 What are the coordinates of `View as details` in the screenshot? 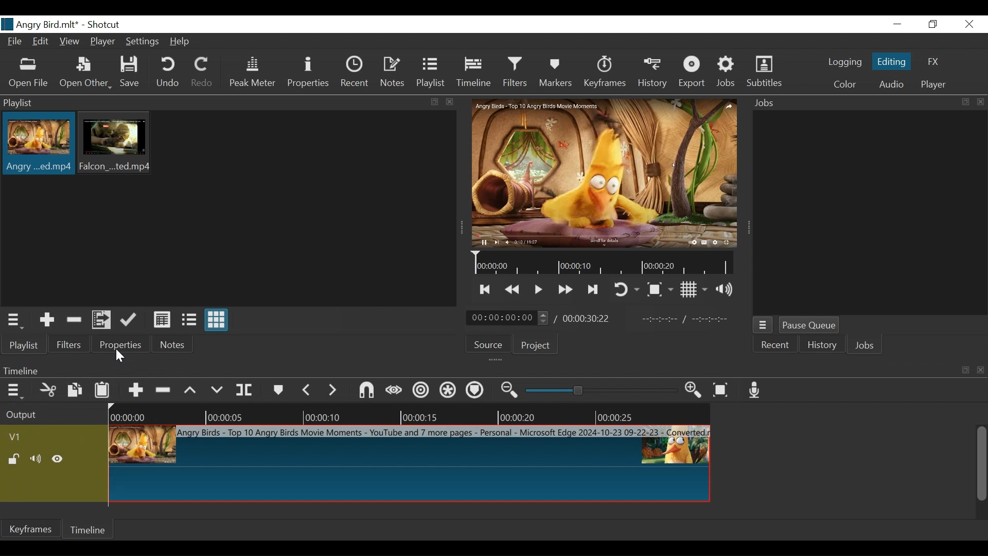 It's located at (163, 320).